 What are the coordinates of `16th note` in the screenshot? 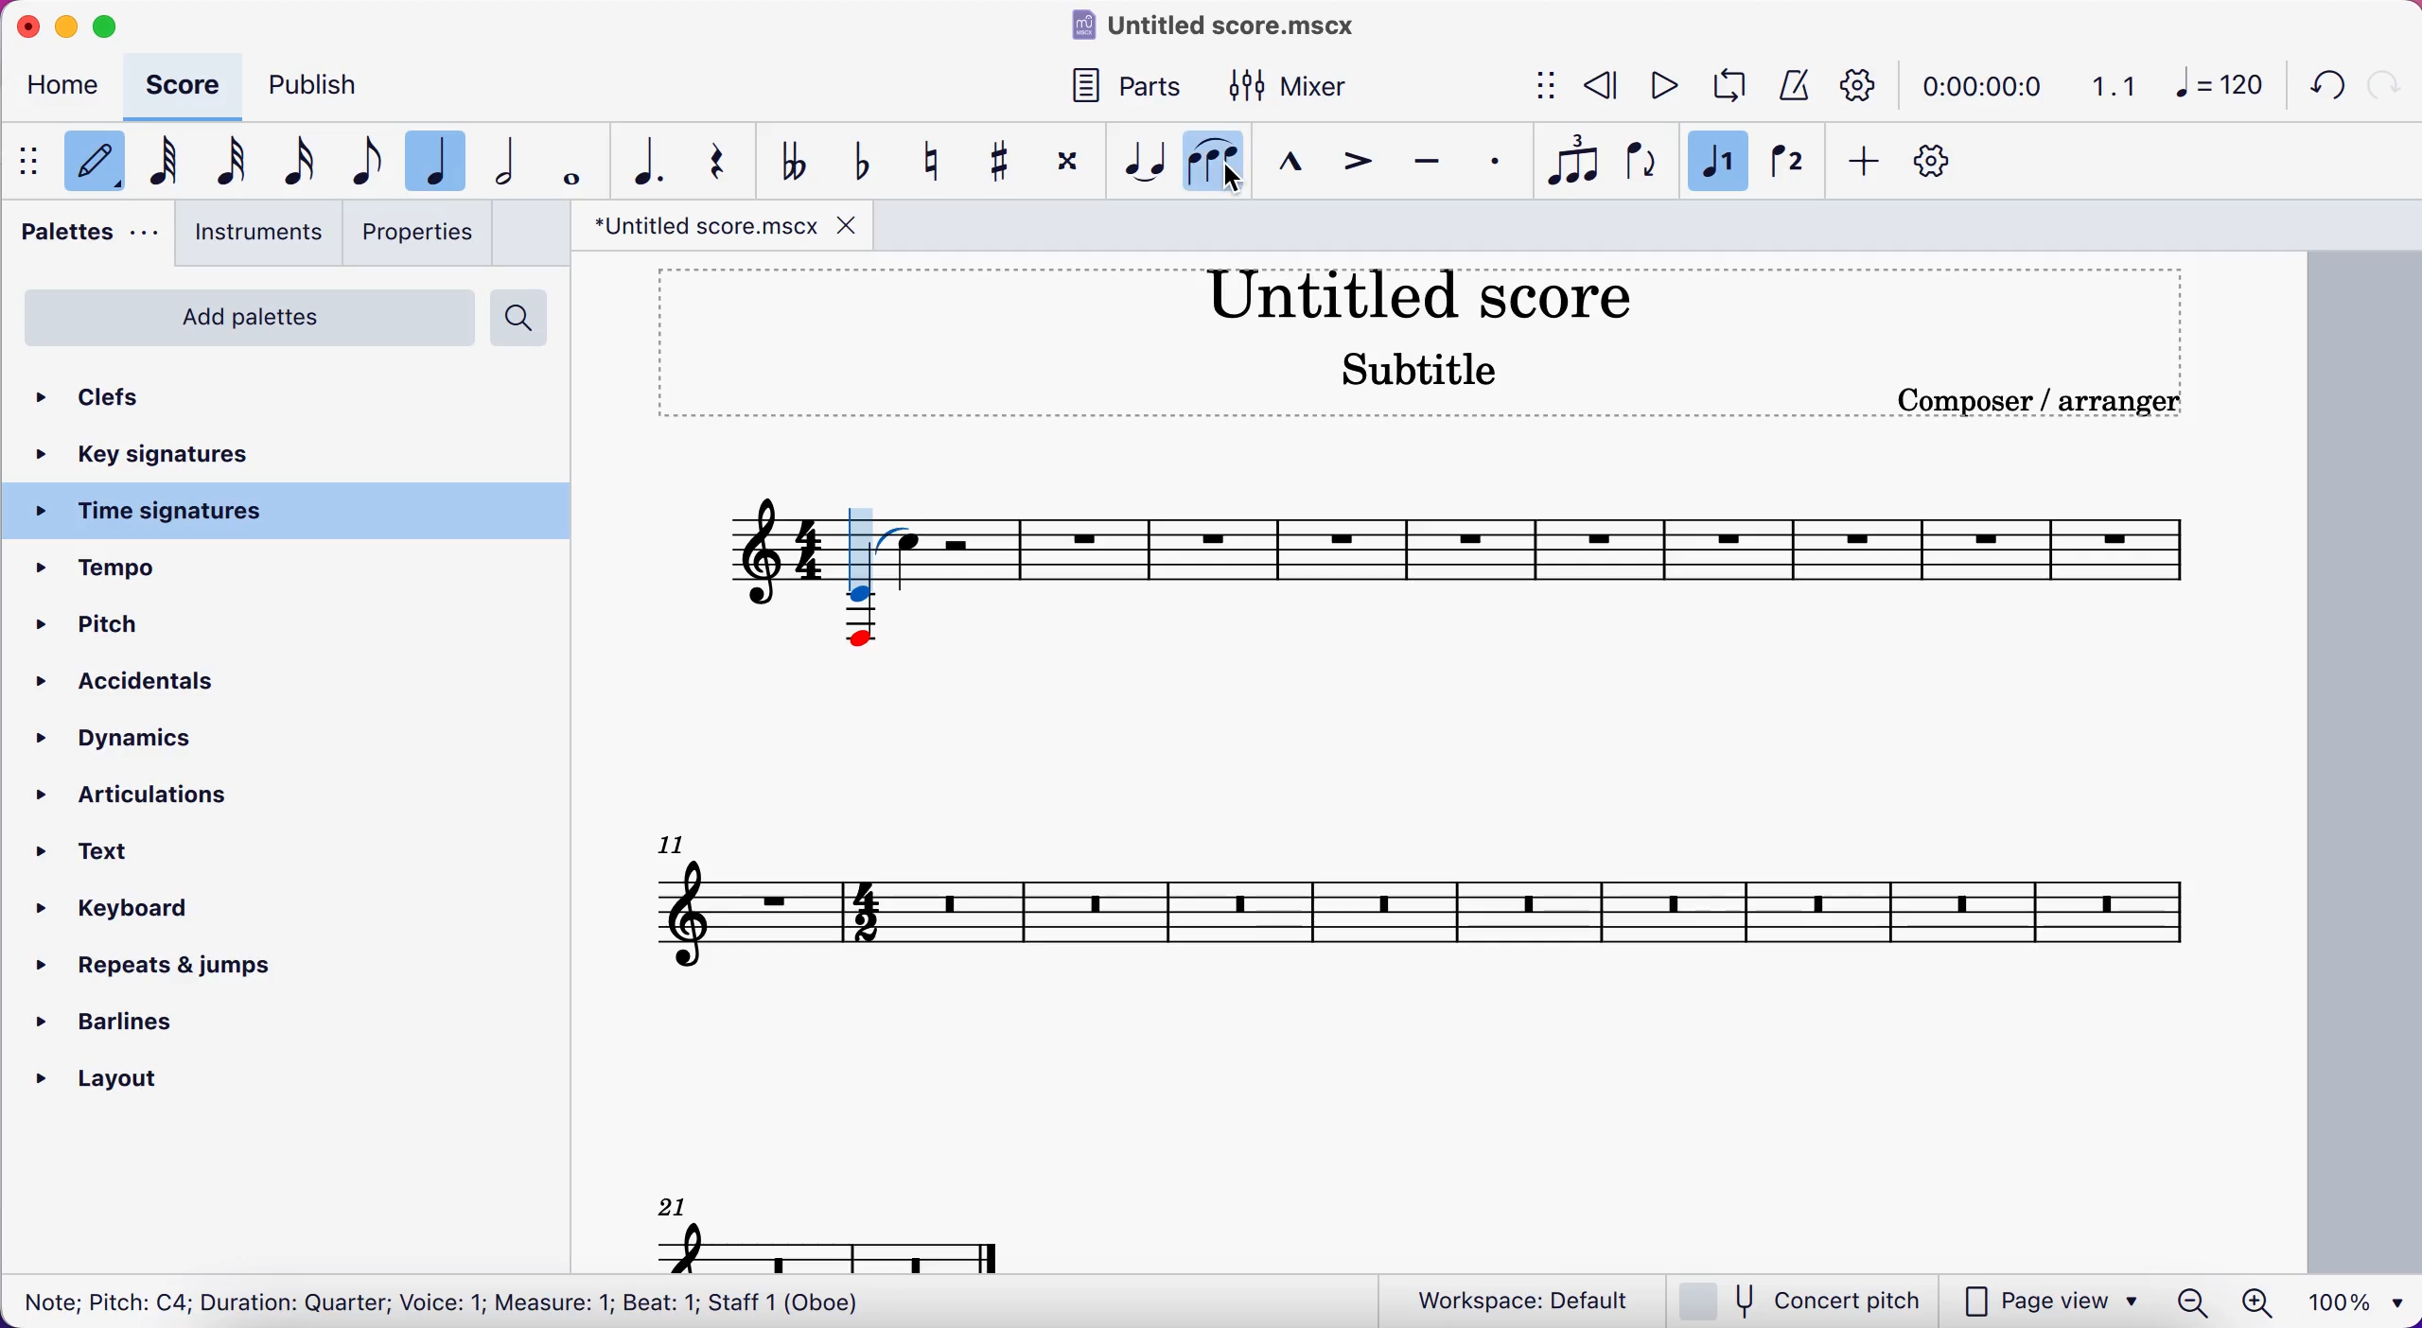 It's located at (310, 163).